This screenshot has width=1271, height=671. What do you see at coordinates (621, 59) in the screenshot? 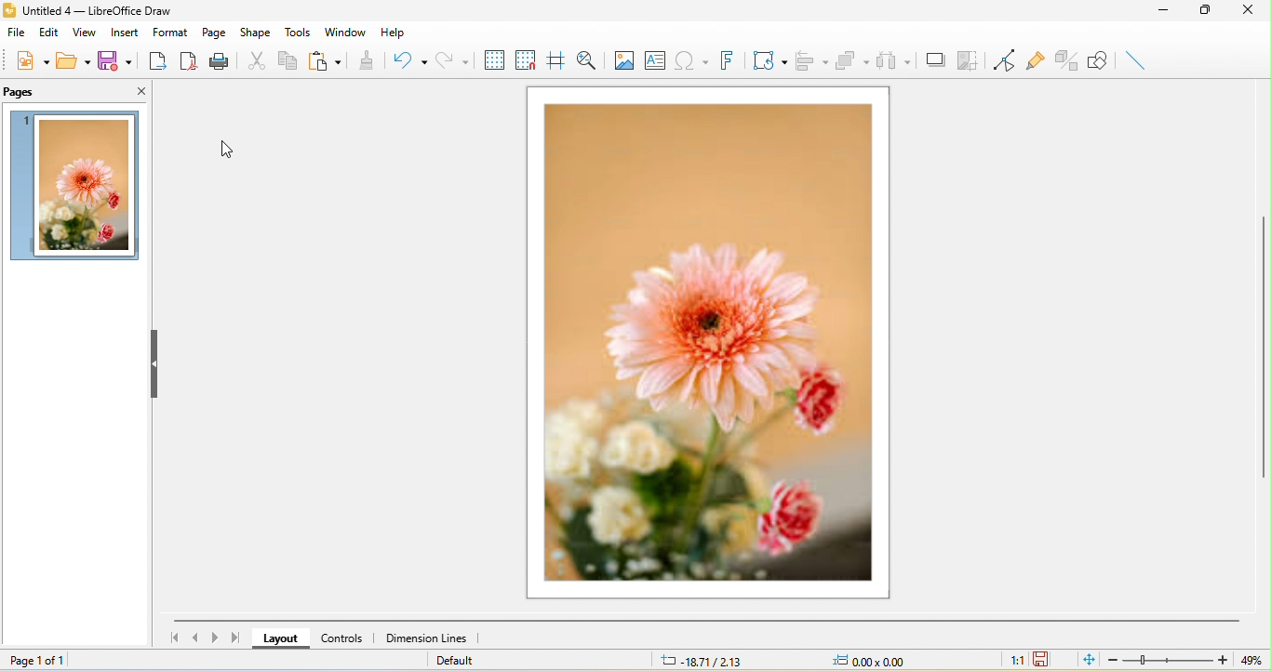
I see `image` at bounding box center [621, 59].